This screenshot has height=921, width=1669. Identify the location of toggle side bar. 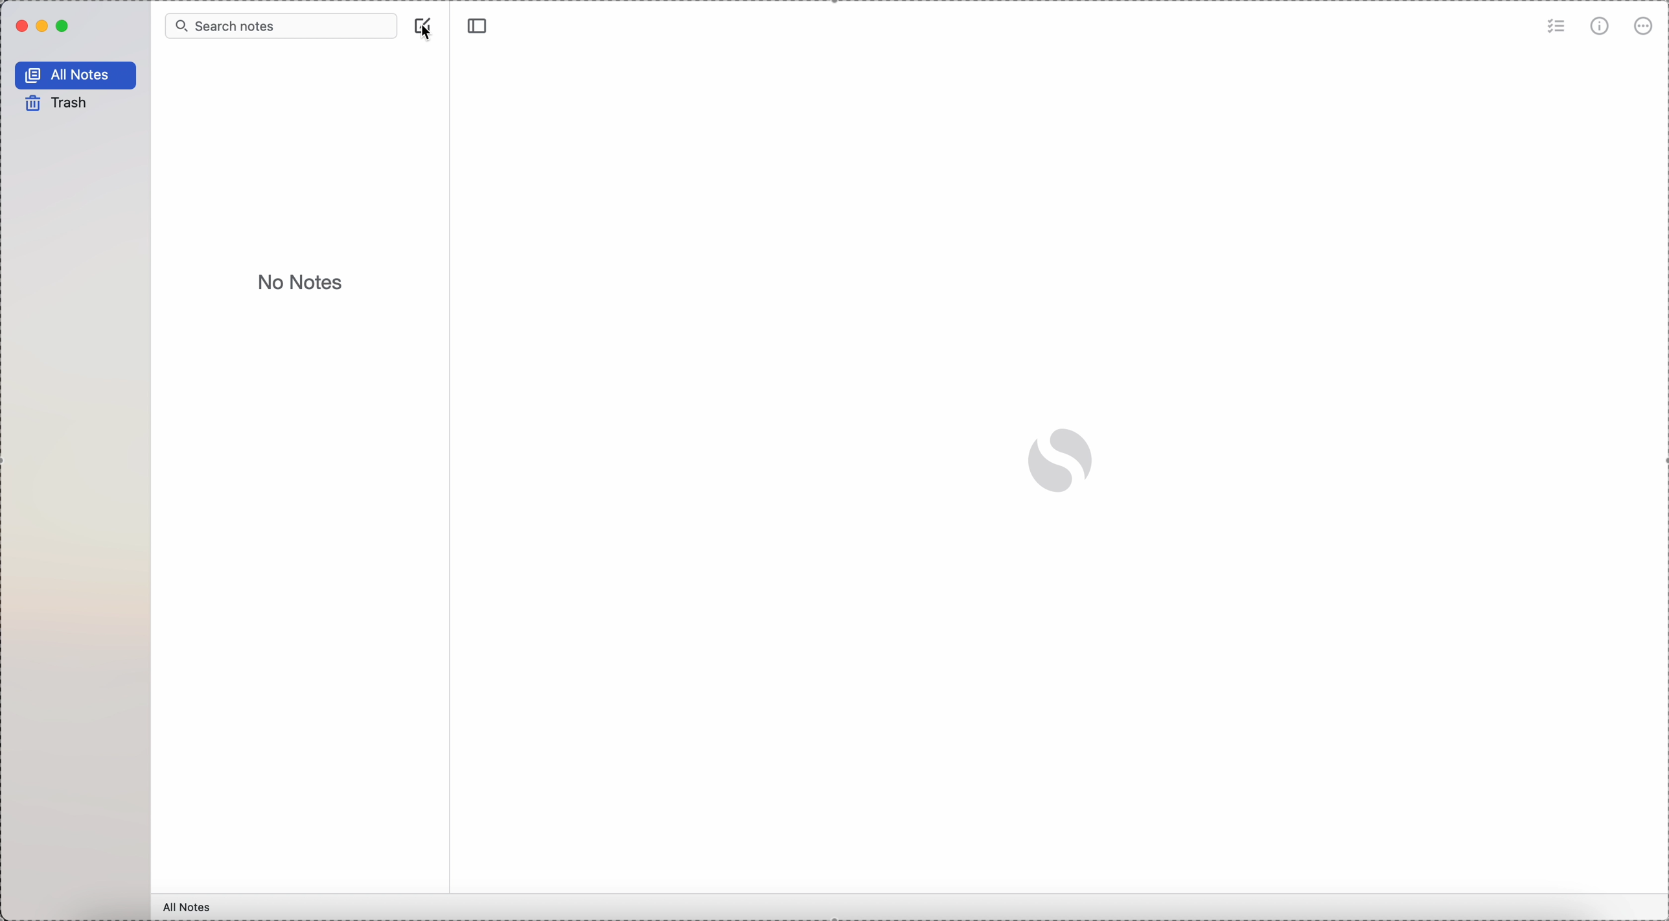
(479, 27).